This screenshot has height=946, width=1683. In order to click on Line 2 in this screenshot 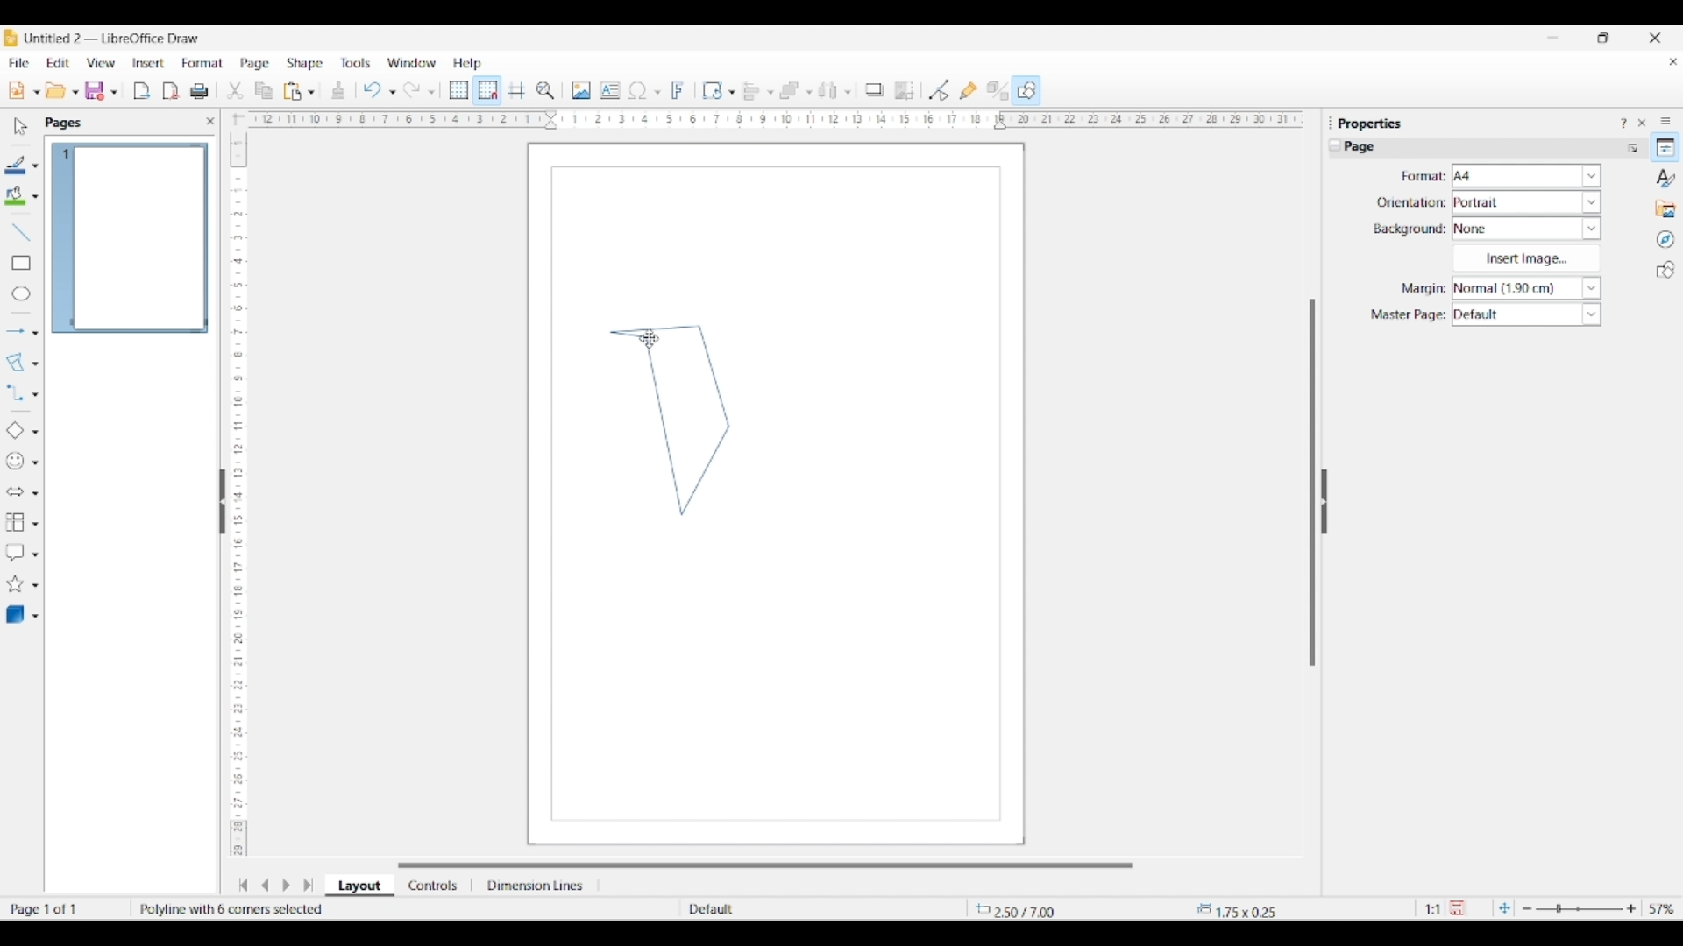, I will do `click(706, 469)`.